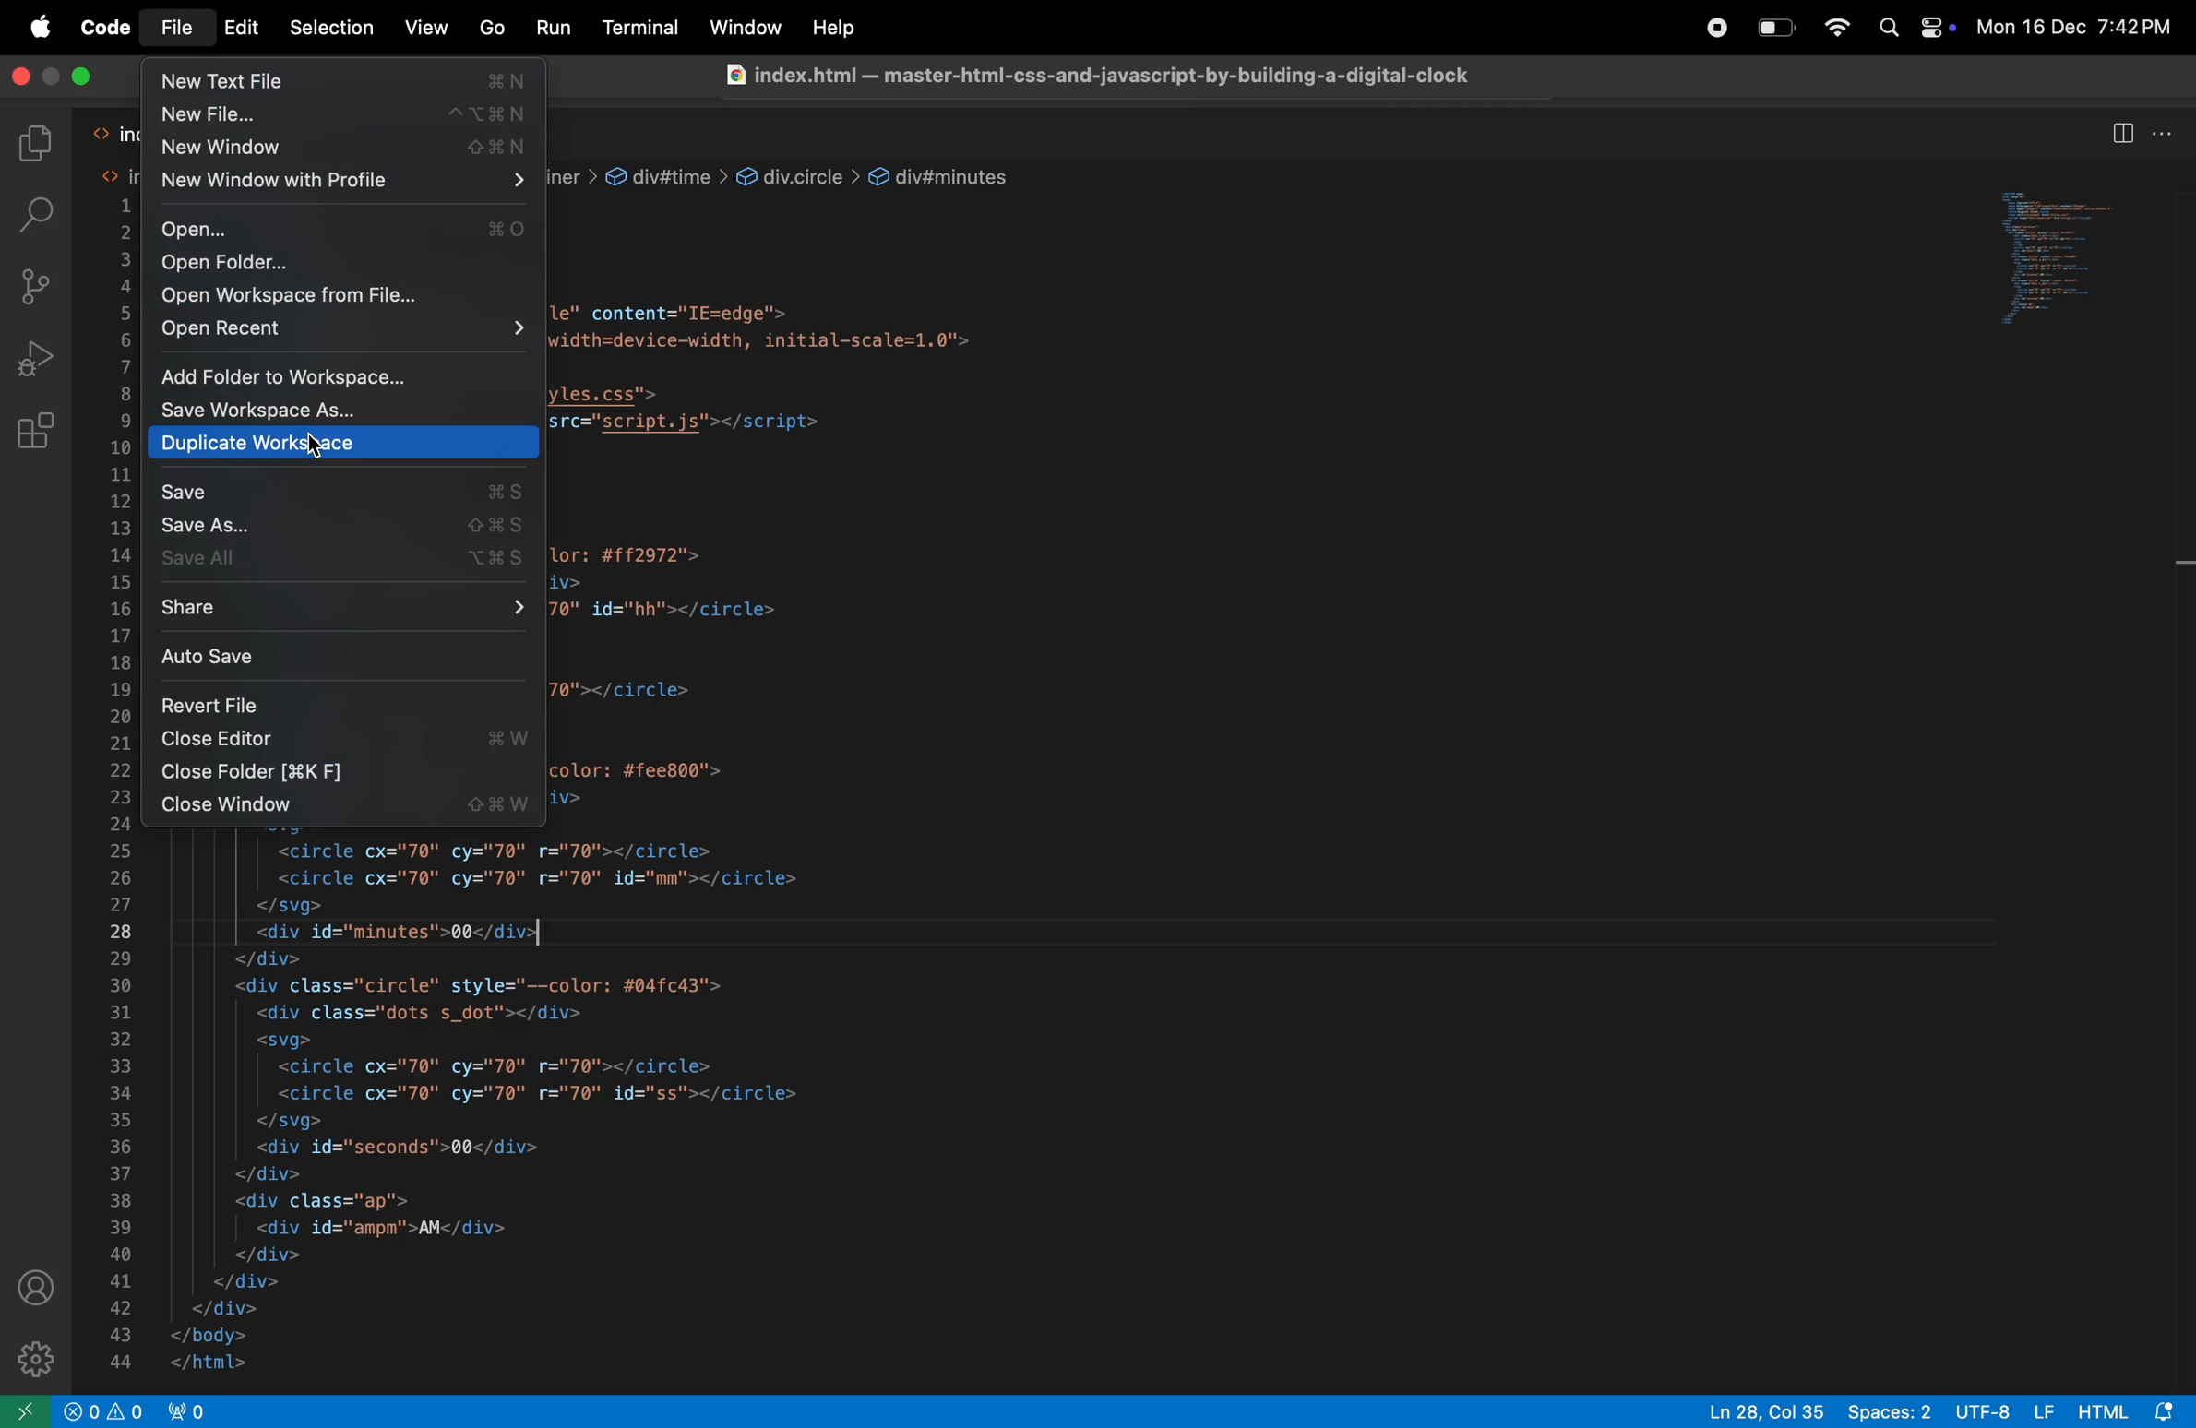 The width and height of the screenshot is (2196, 1428). What do you see at coordinates (342, 741) in the screenshot?
I see `` at bounding box center [342, 741].